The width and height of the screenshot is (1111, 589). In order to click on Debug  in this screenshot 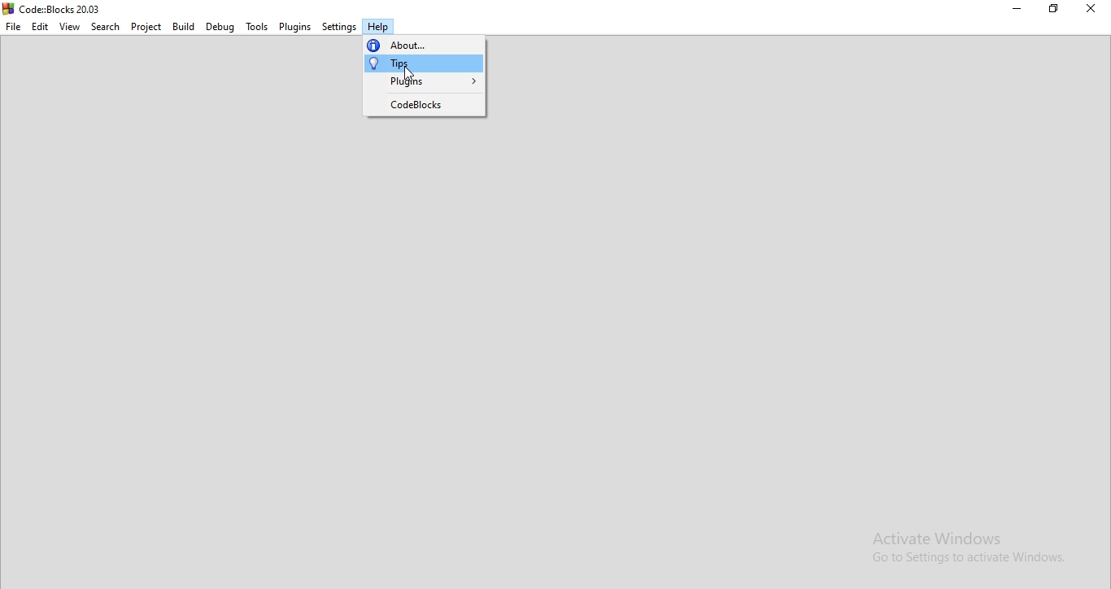, I will do `click(220, 28)`.